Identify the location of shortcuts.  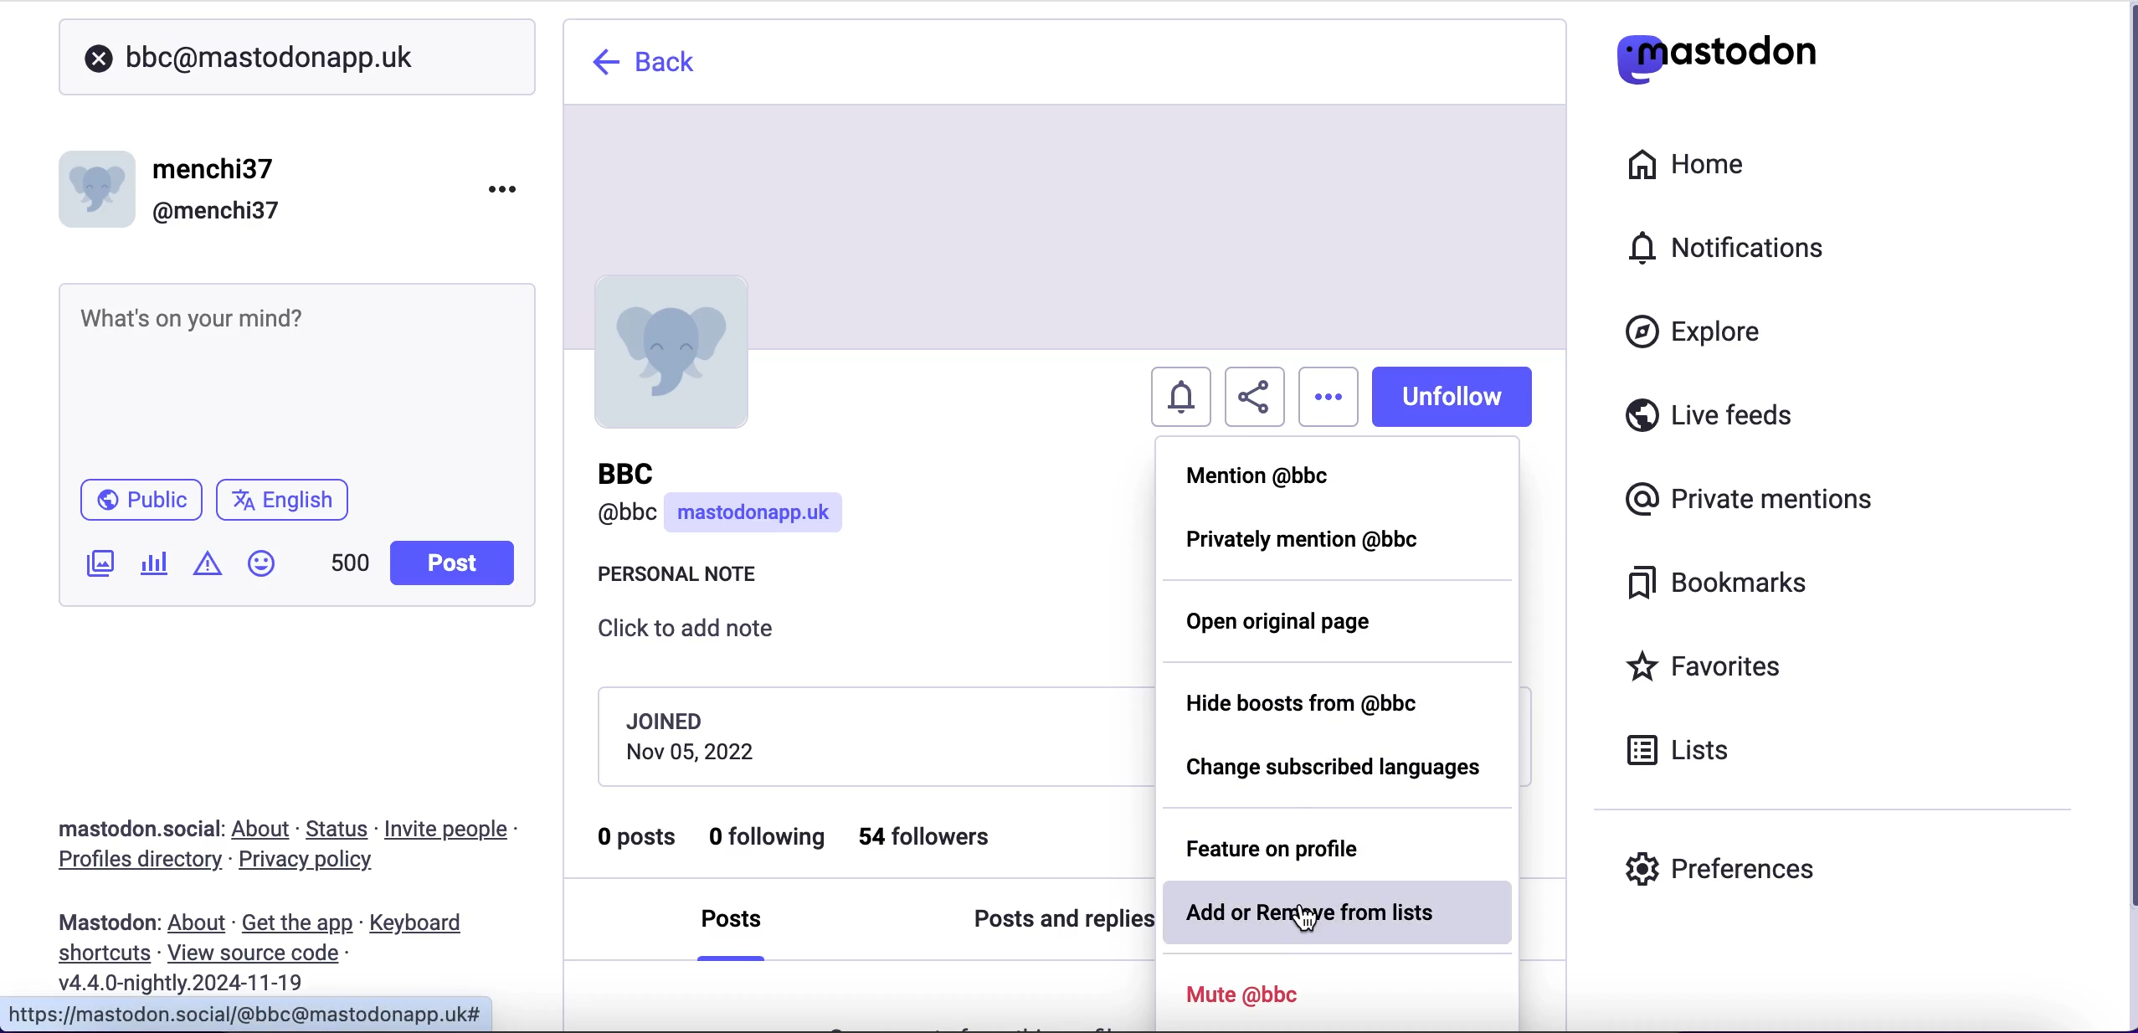
(99, 954).